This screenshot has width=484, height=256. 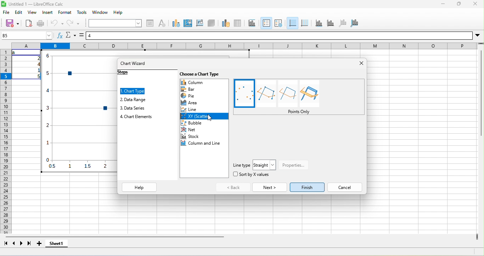 What do you see at coordinates (204, 95) in the screenshot?
I see `pie` at bounding box center [204, 95].